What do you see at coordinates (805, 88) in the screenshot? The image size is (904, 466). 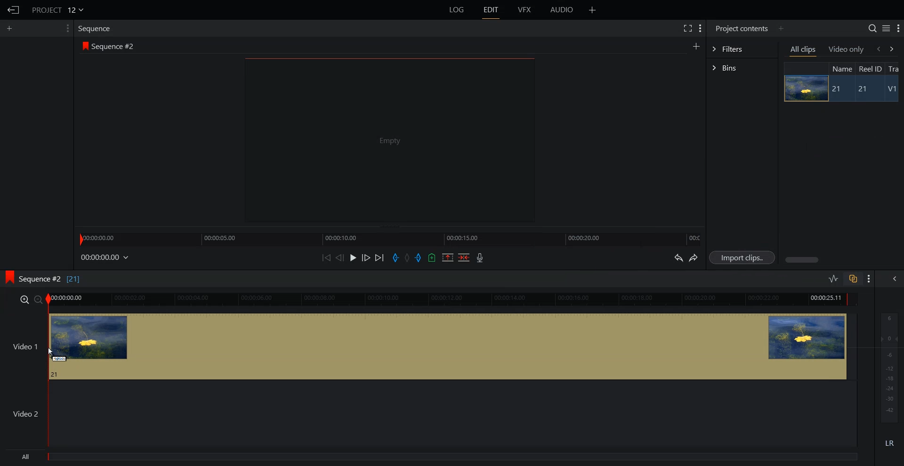 I see `Image` at bounding box center [805, 88].